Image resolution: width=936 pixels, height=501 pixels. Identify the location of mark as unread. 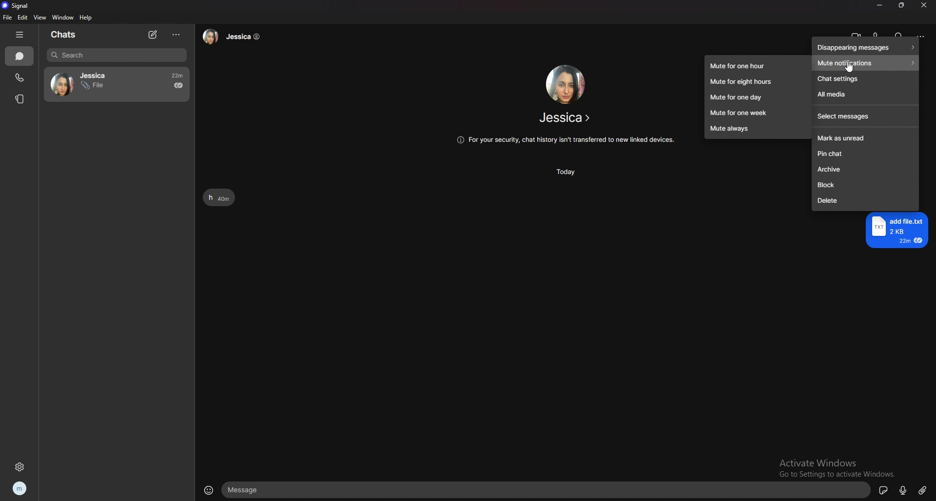
(865, 138).